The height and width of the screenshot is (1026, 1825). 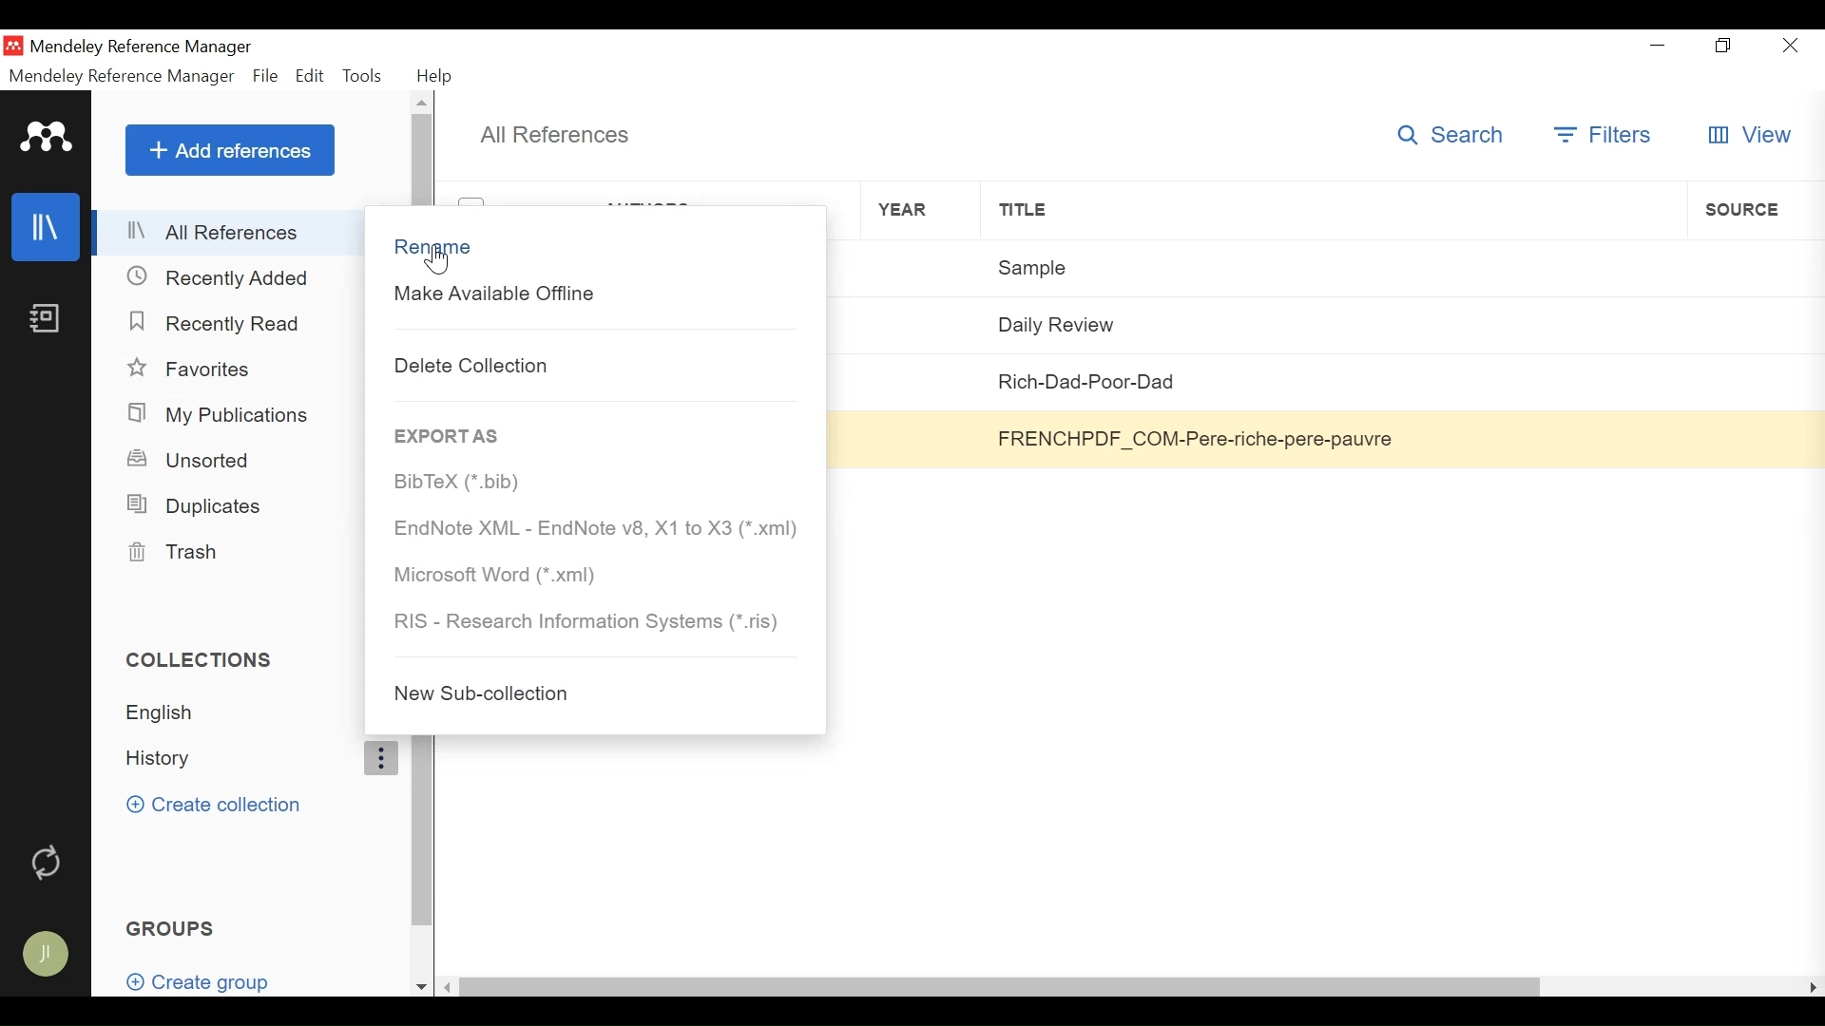 What do you see at coordinates (592, 364) in the screenshot?
I see `Delete Collection` at bounding box center [592, 364].